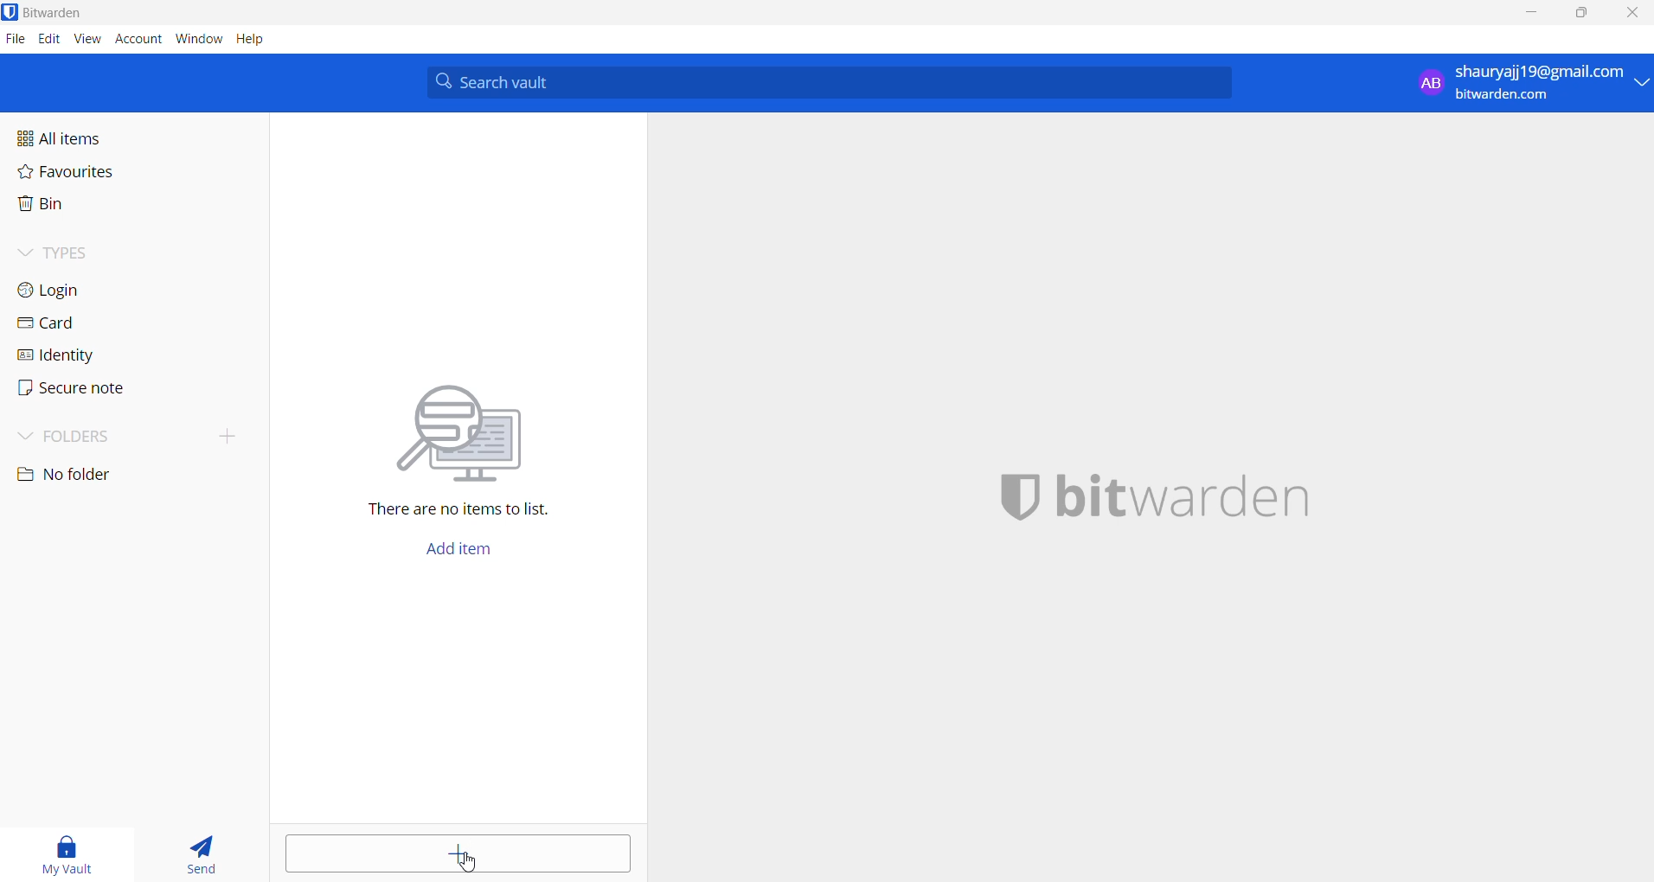  I want to click on graphical illustration conveying searching for a file, so click(476, 430).